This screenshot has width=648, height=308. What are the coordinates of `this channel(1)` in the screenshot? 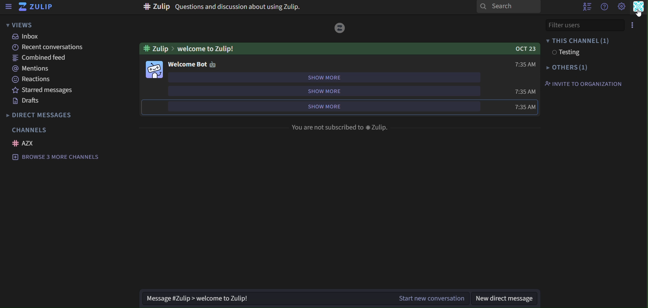 It's located at (578, 40).